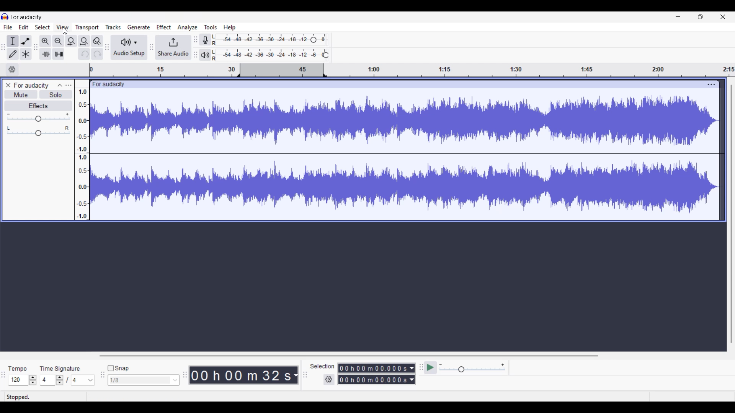 The height and width of the screenshot is (413, 735). I want to click on Horizontal slide bar, so click(347, 356).